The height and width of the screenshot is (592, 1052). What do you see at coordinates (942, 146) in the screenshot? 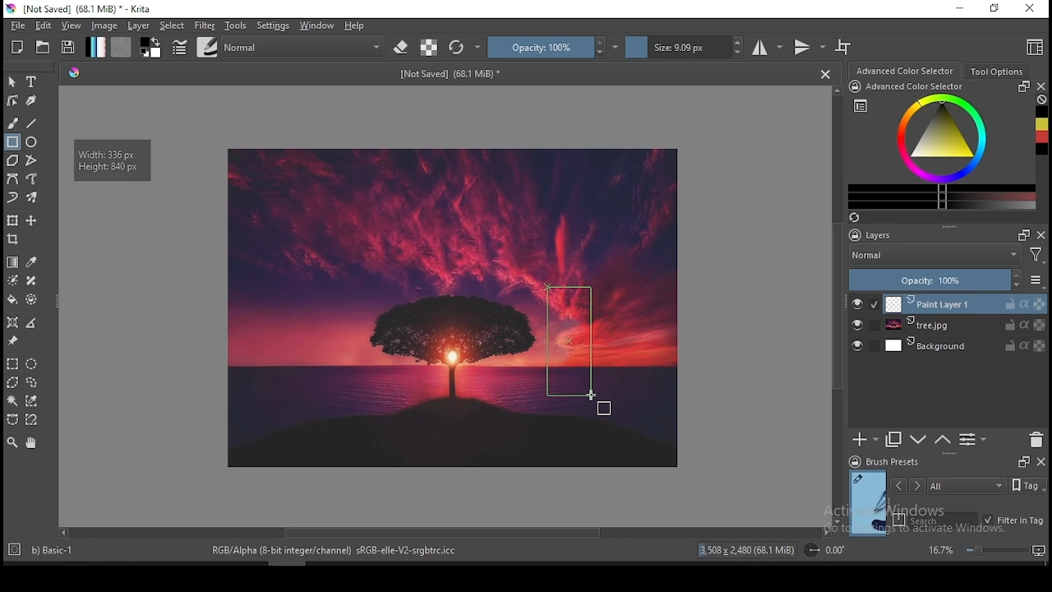
I see `advanced color selector` at bounding box center [942, 146].